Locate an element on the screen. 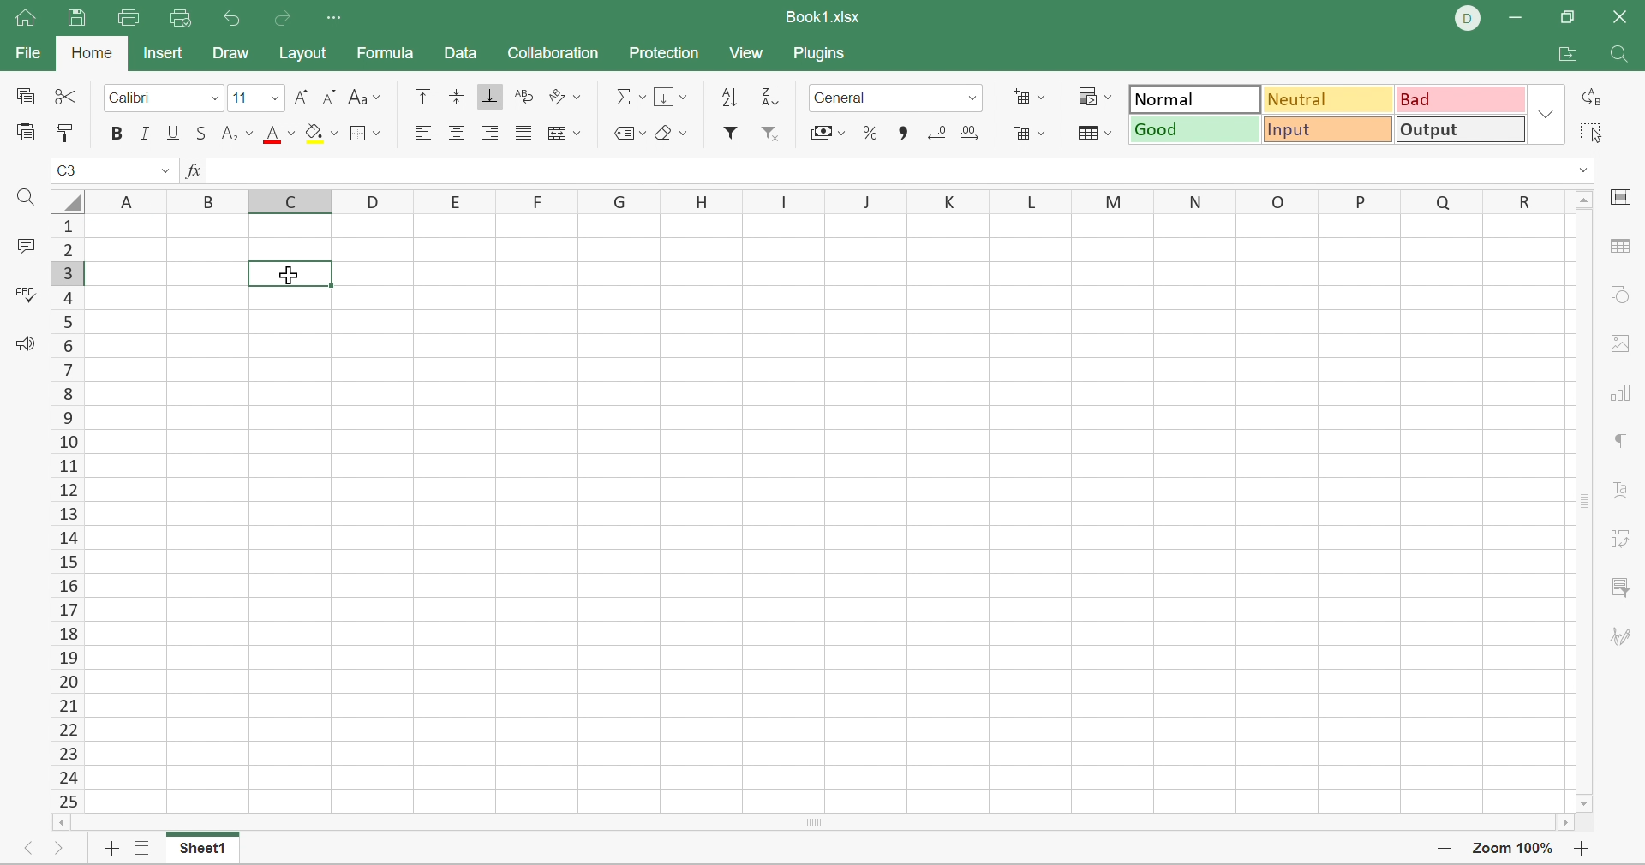 The height and width of the screenshot is (865, 1645). Descending order is located at coordinates (769, 97).